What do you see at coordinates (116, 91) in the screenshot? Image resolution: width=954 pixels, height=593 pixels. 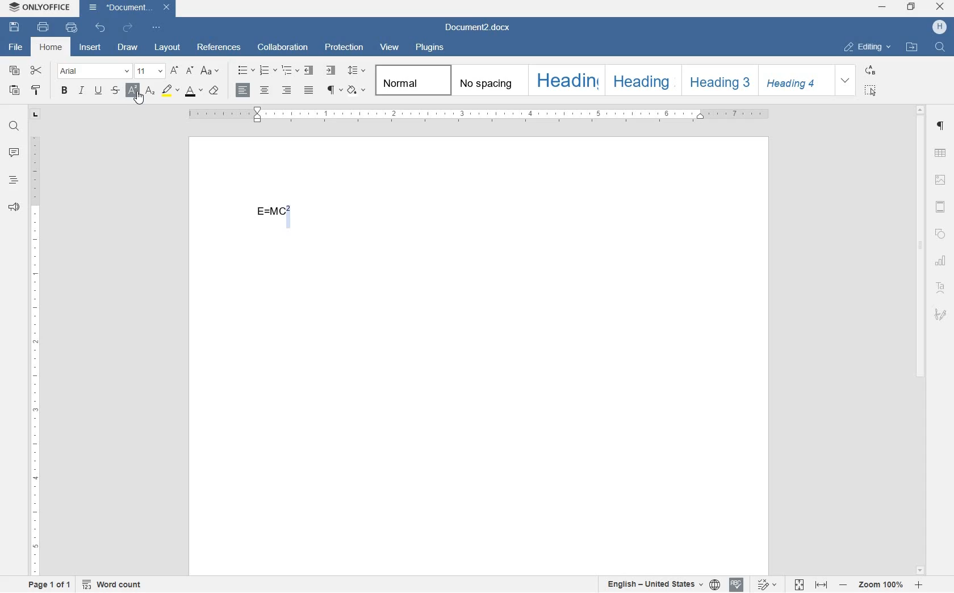 I see `strikethrough` at bounding box center [116, 91].